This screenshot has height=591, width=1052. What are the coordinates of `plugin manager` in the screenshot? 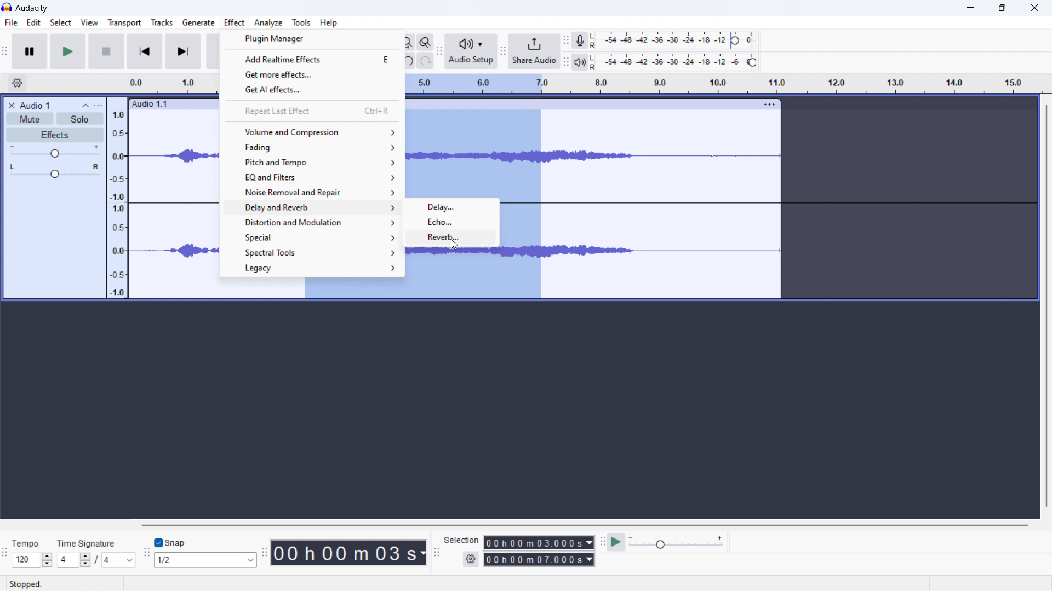 It's located at (311, 38).